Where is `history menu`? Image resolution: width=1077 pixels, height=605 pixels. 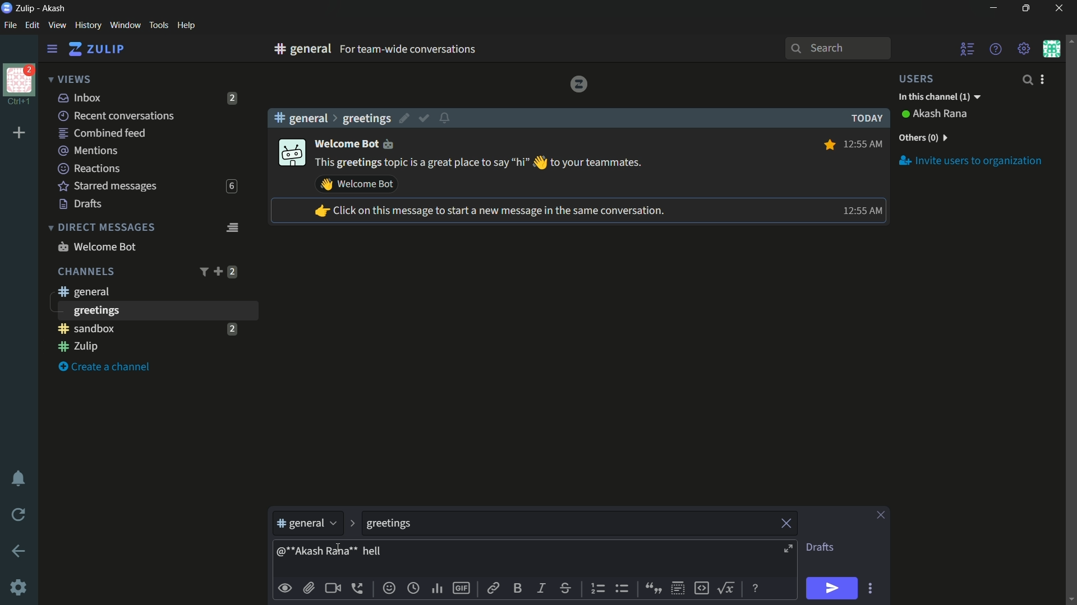 history menu is located at coordinates (88, 25).